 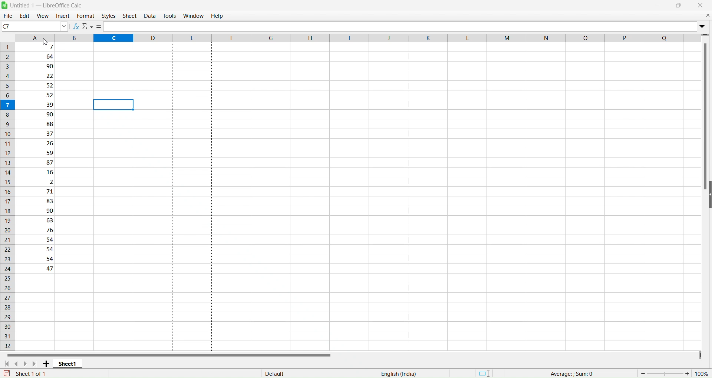 What do you see at coordinates (45, 42) in the screenshot?
I see `Cursor` at bounding box center [45, 42].